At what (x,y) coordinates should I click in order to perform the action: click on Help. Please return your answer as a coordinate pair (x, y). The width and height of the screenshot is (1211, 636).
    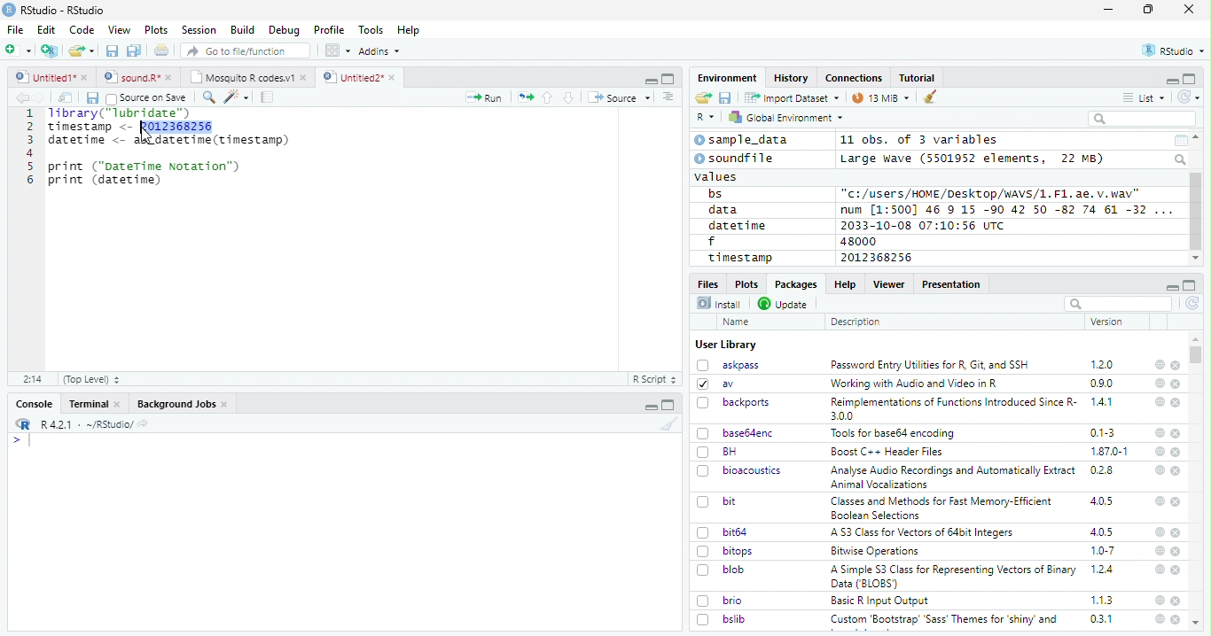
    Looking at the image, I should click on (844, 283).